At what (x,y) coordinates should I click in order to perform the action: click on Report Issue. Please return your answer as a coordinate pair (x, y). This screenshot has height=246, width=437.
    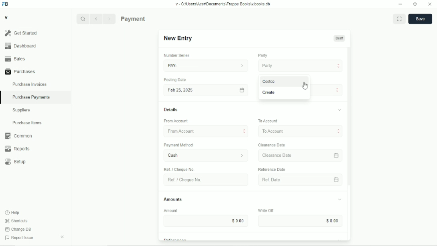
    Looking at the image, I should click on (20, 238).